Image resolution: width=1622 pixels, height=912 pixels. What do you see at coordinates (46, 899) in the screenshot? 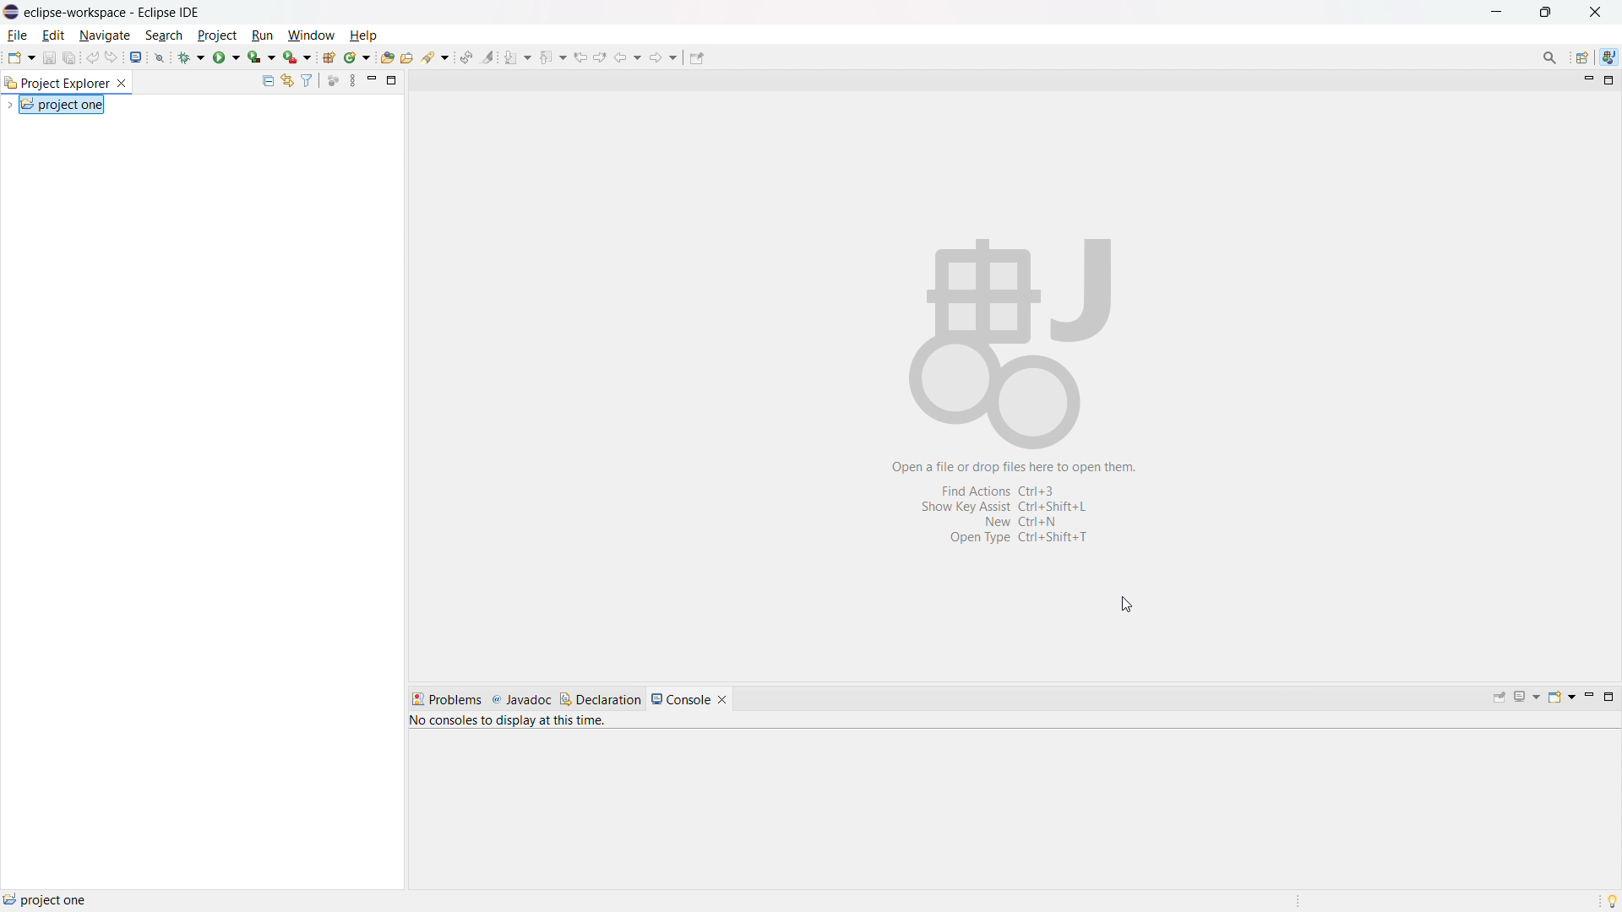
I see `project one` at bounding box center [46, 899].